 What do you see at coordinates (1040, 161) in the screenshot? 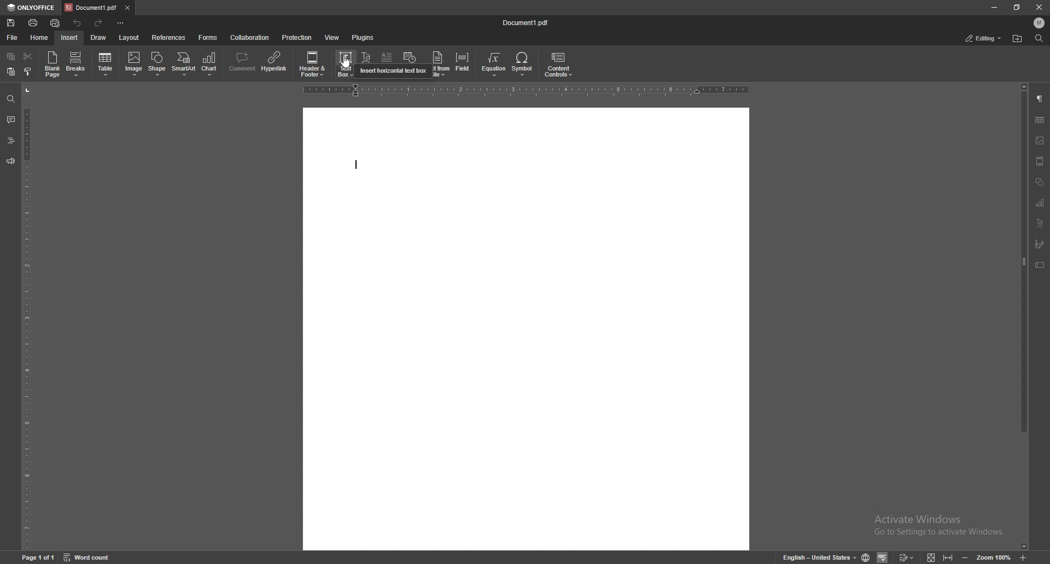
I see `header and footer` at bounding box center [1040, 161].